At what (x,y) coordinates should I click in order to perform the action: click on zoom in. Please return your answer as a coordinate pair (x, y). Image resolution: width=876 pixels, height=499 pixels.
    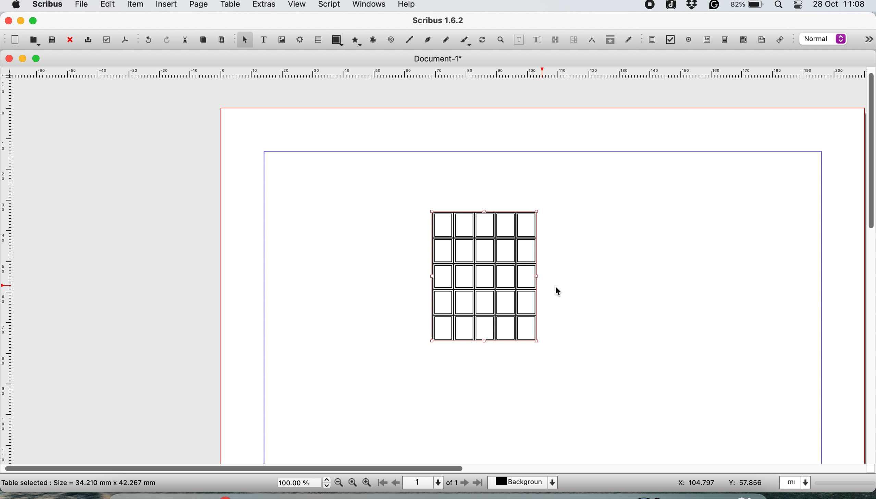
    Looking at the image, I should click on (367, 483).